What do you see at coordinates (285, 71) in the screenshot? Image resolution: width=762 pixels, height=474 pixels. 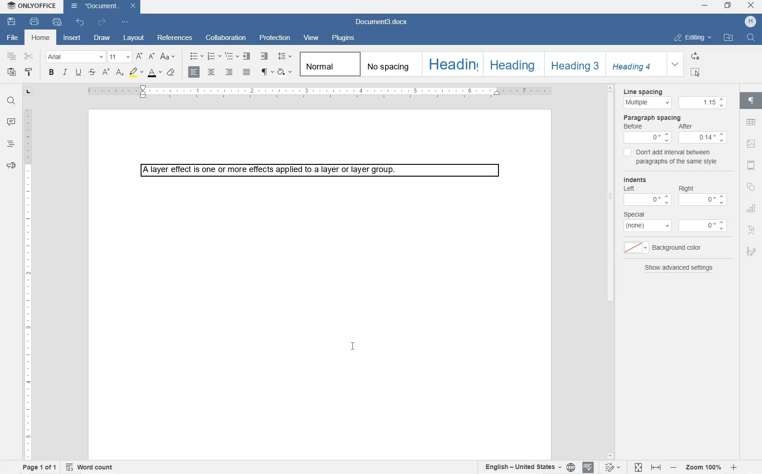 I see `SHADING` at bounding box center [285, 71].